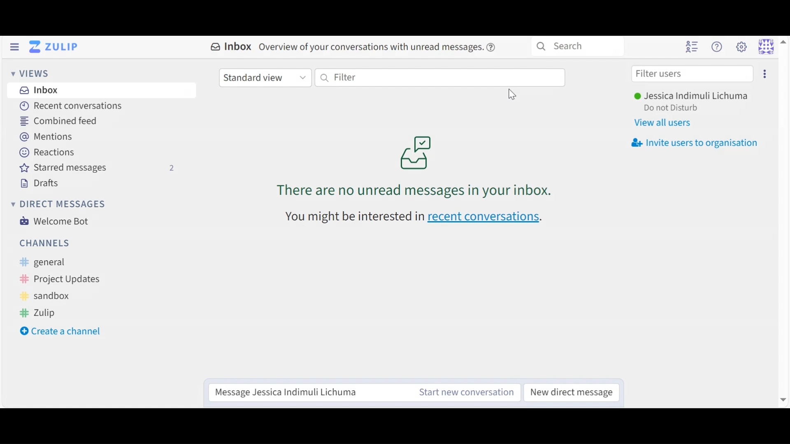  Describe the element at coordinates (64, 332) in the screenshot. I see `Create a new Channel` at that location.